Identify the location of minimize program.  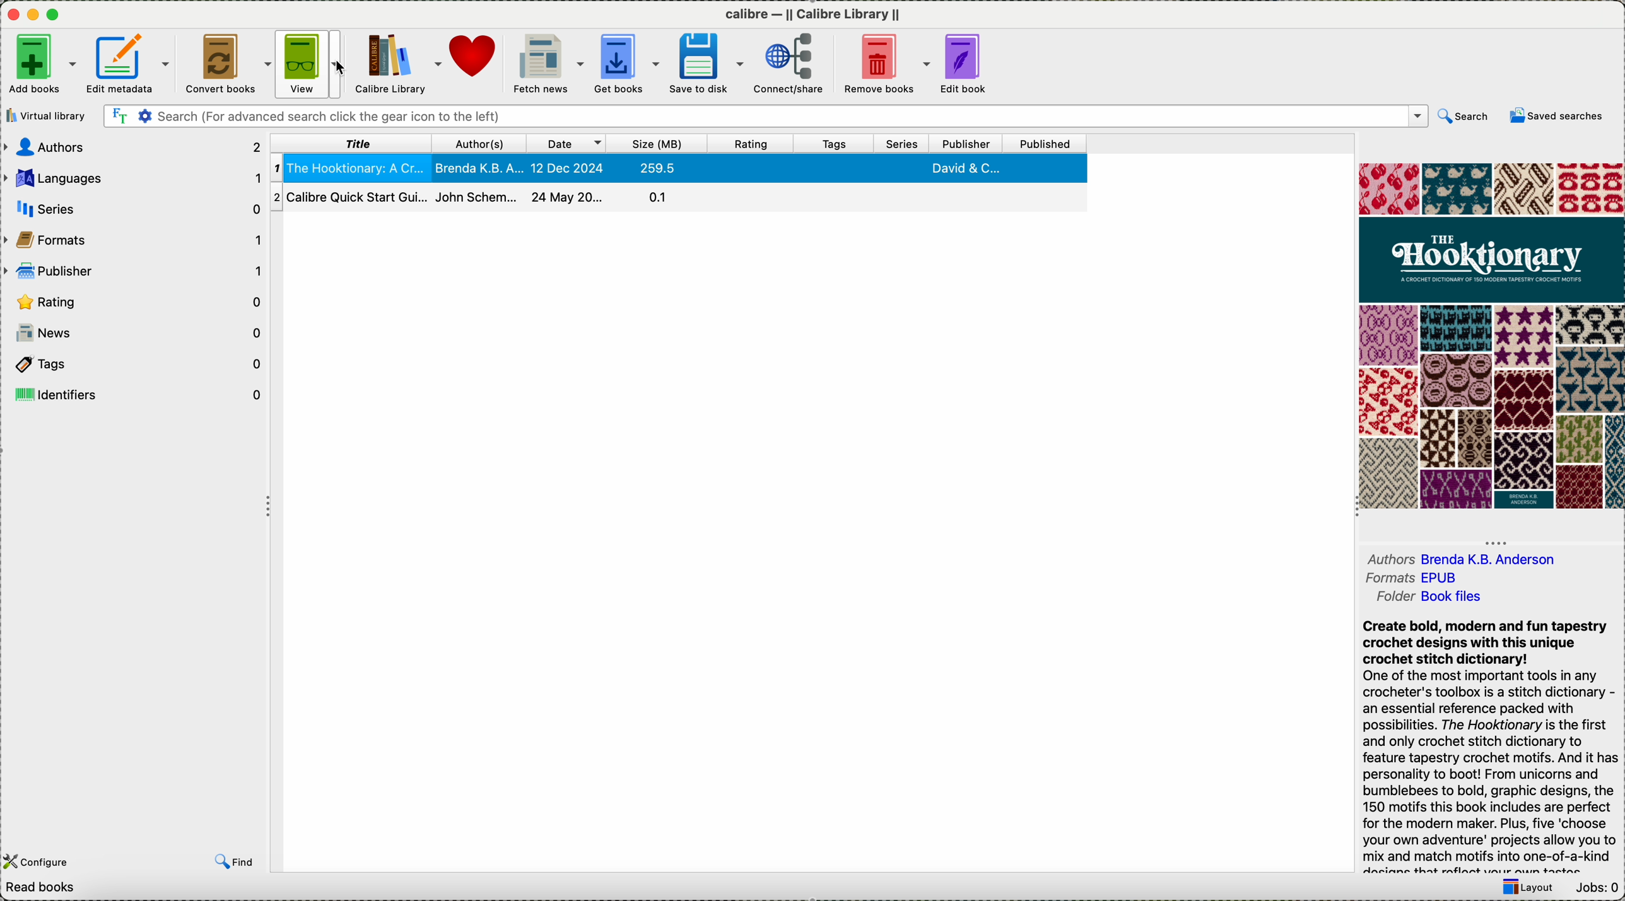
(35, 16).